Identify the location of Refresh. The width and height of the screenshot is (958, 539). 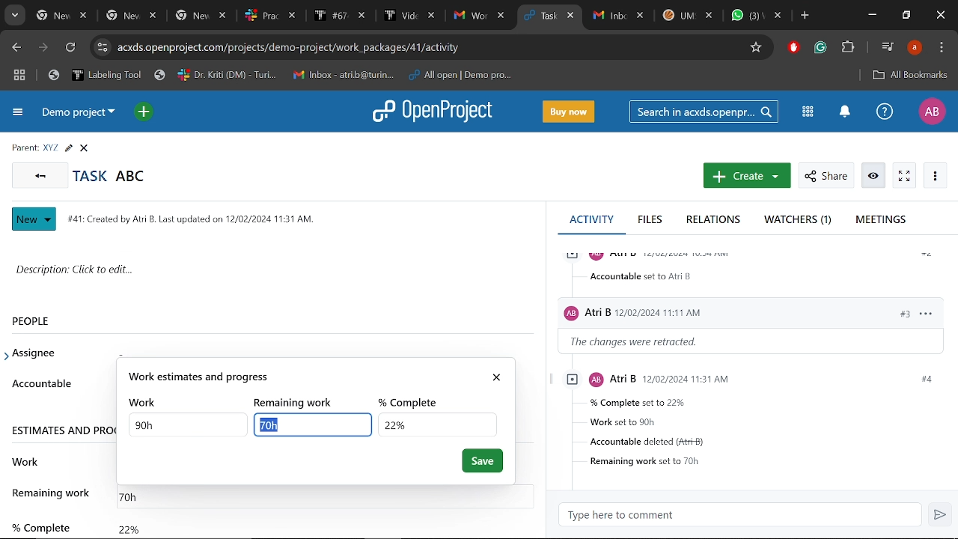
(70, 49).